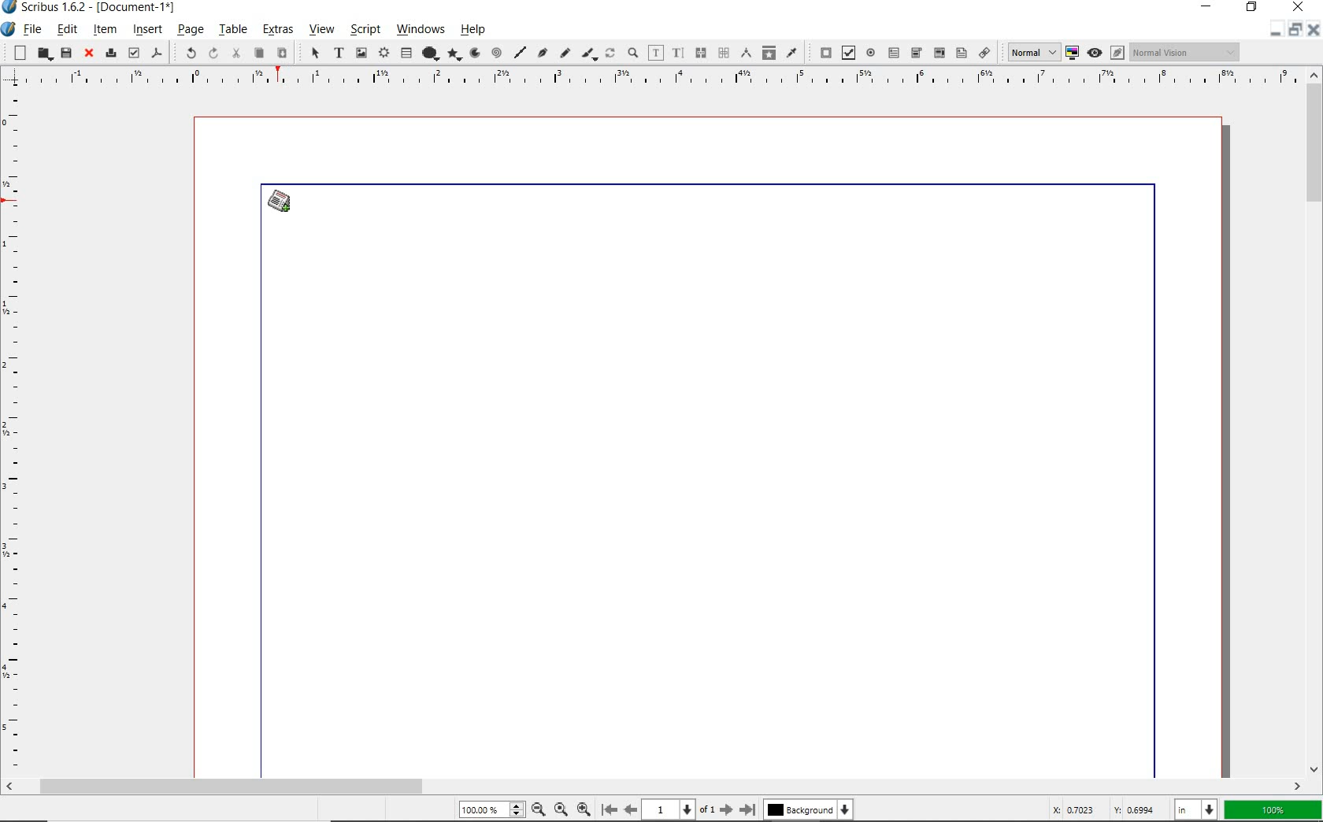 This screenshot has width=1323, height=822. Describe the element at coordinates (678, 53) in the screenshot. I see `edit text with story editor` at that location.